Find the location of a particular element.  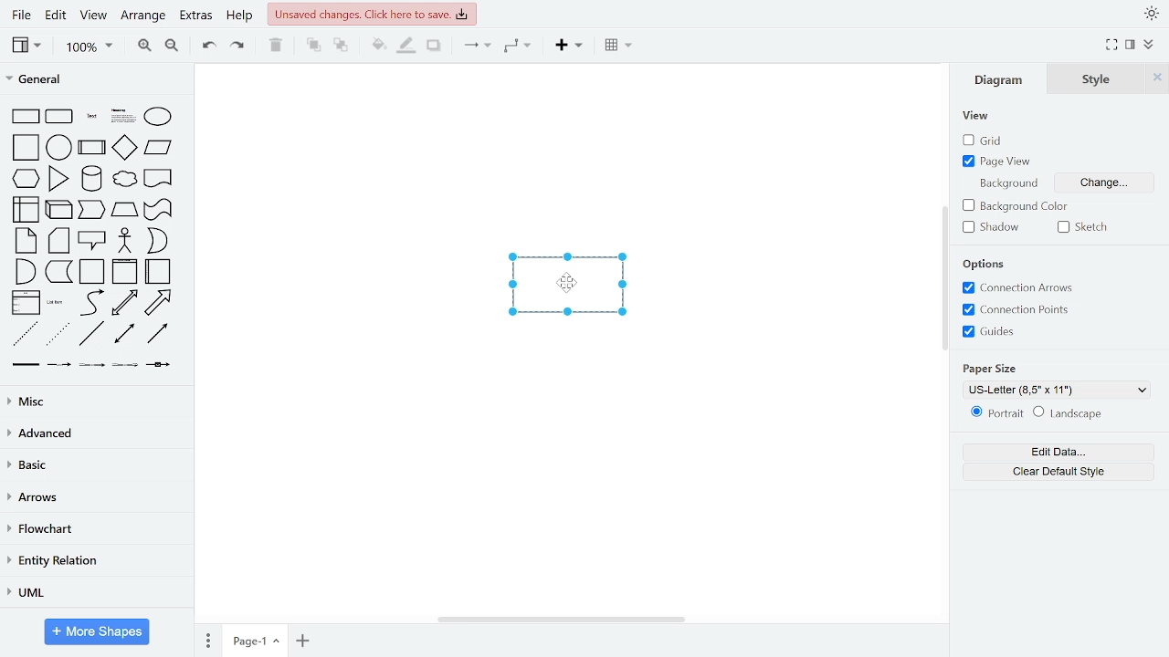

UML is located at coordinates (93, 592).